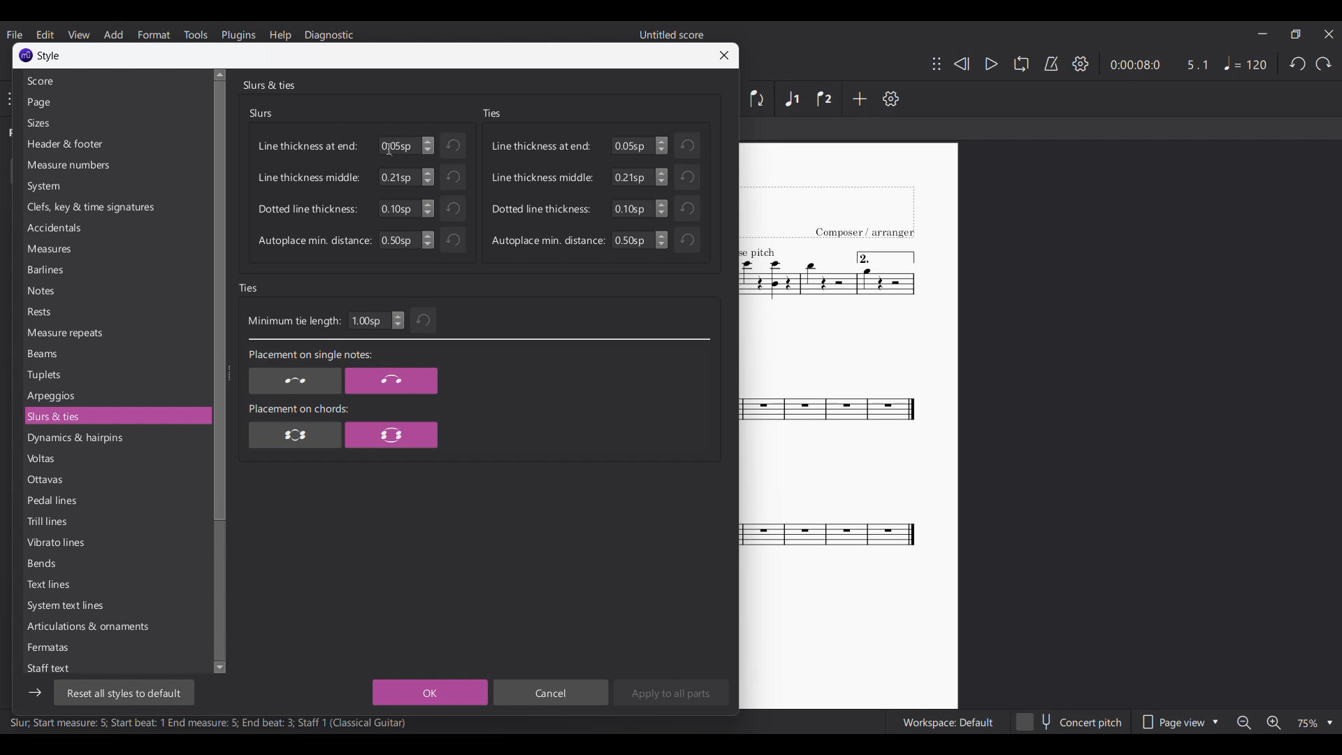 This screenshot has width=1342, height=755. Describe the element at coordinates (672, 34) in the screenshot. I see `Untitled score` at that location.